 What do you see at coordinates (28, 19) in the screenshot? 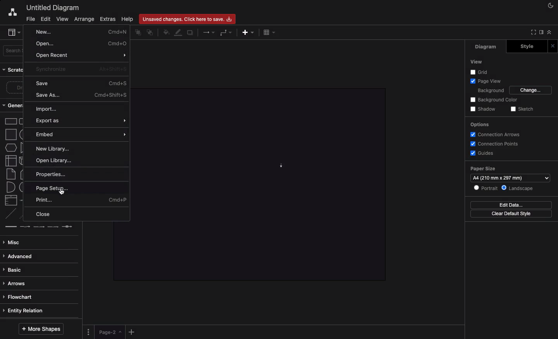
I see `File` at bounding box center [28, 19].